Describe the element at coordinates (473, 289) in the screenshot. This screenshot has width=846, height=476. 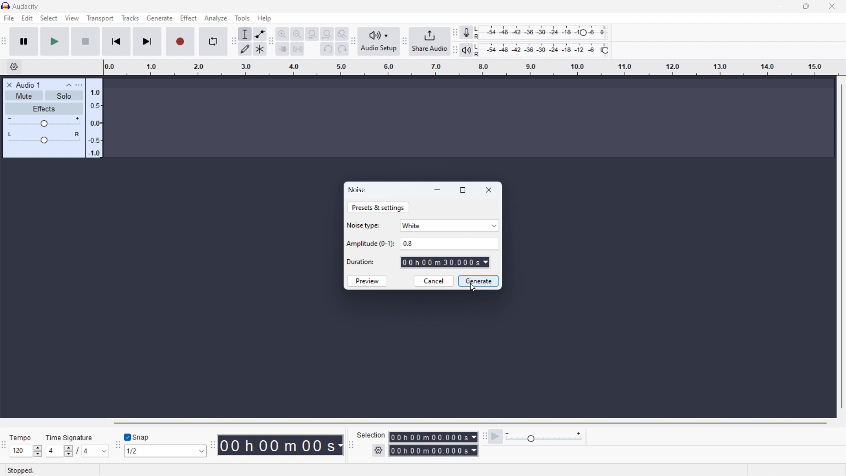
I see `cursor` at that location.